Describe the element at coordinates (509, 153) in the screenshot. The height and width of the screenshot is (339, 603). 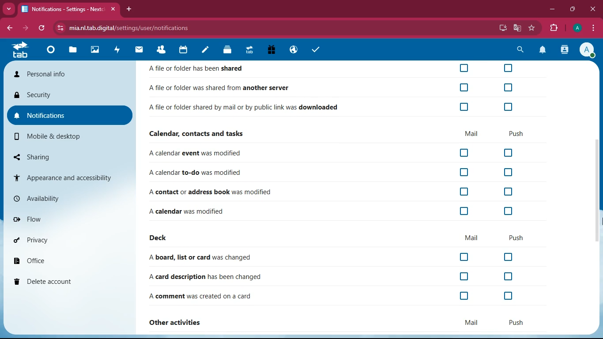
I see `off` at that location.